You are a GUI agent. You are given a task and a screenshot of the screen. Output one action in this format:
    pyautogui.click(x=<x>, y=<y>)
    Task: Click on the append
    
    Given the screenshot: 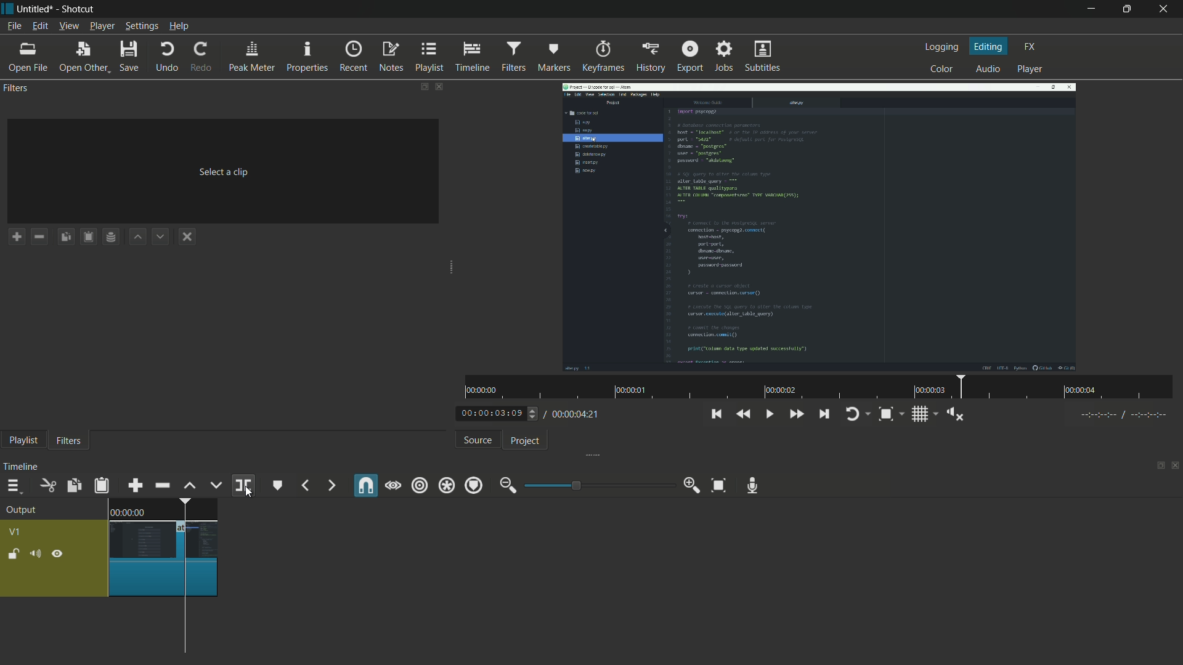 What is the action you would take?
    pyautogui.click(x=136, y=485)
    